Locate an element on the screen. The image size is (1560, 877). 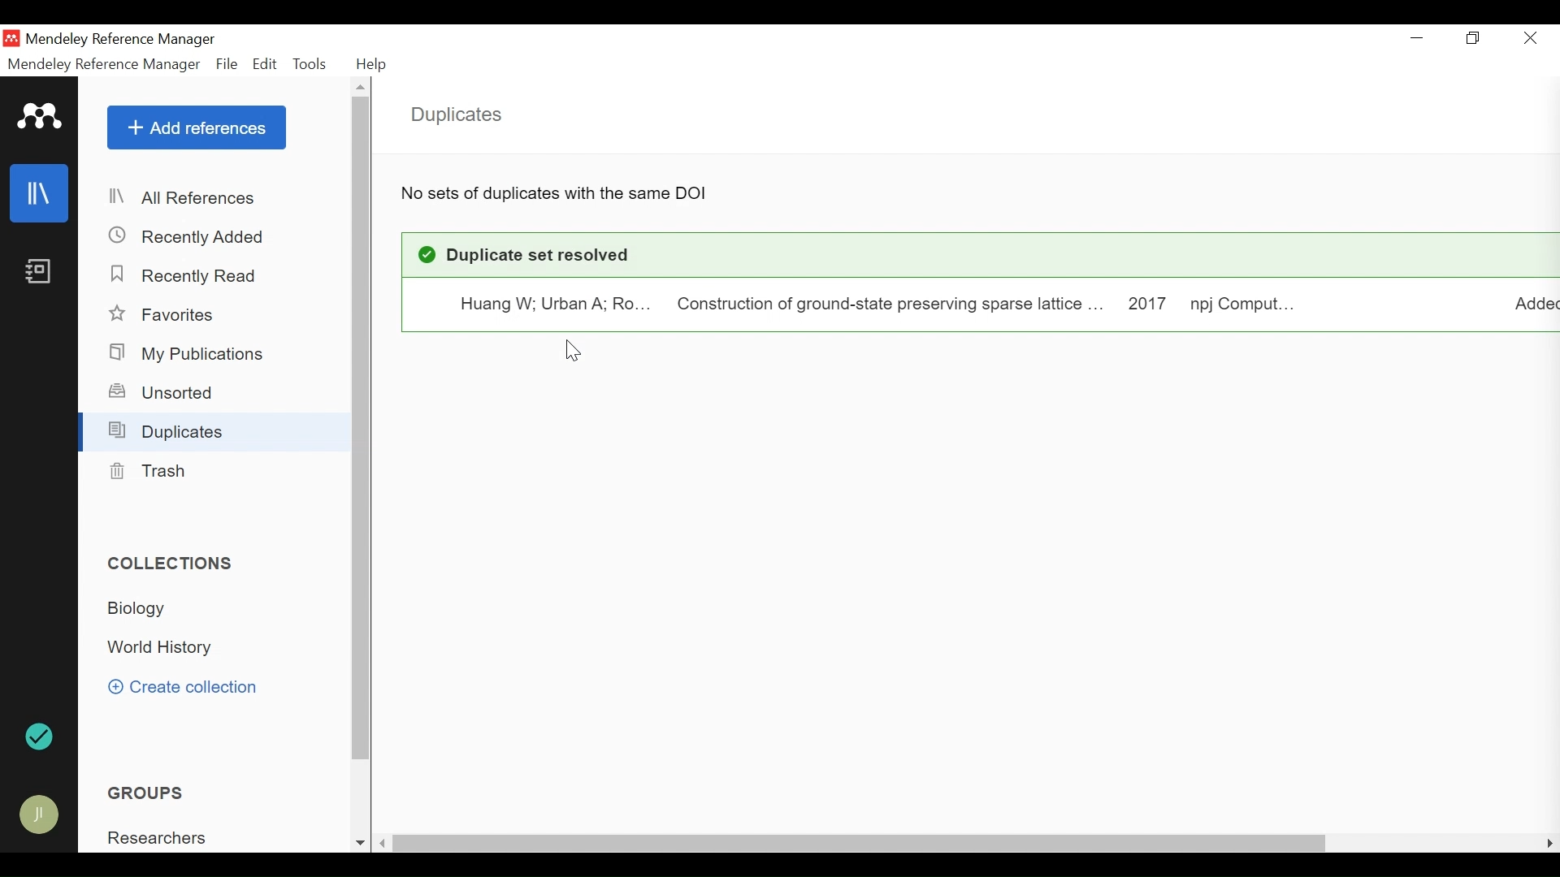
Add References is located at coordinates (197, 128).